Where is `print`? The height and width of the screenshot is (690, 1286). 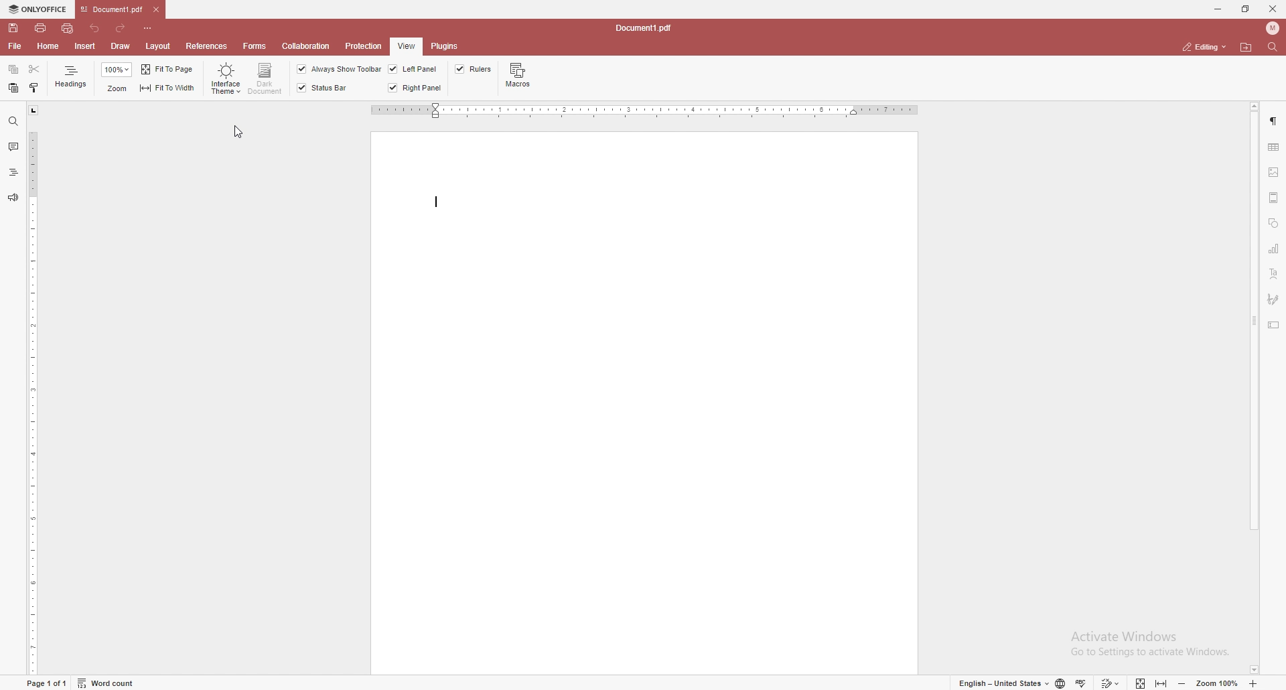
print is located at coordinates (42, 28).